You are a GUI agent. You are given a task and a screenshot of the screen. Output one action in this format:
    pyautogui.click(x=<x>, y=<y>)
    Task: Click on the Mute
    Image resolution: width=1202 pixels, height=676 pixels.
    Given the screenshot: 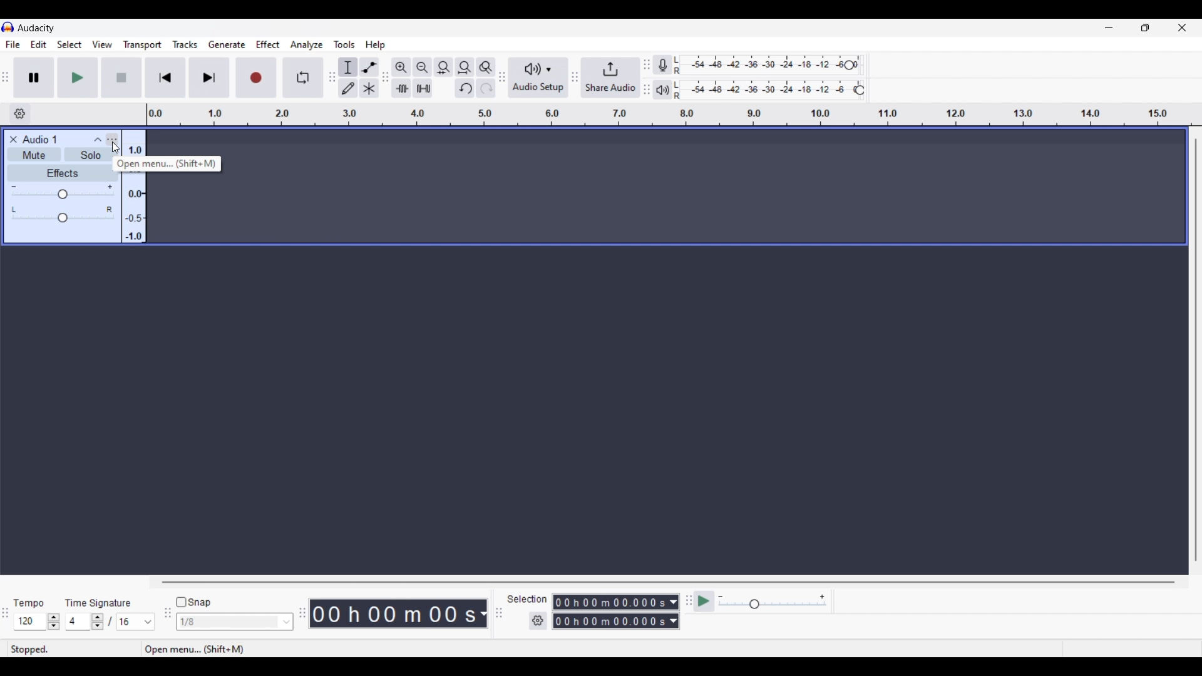 What is the action you would take?
    pyautogui.click(x=34, y=155)
    